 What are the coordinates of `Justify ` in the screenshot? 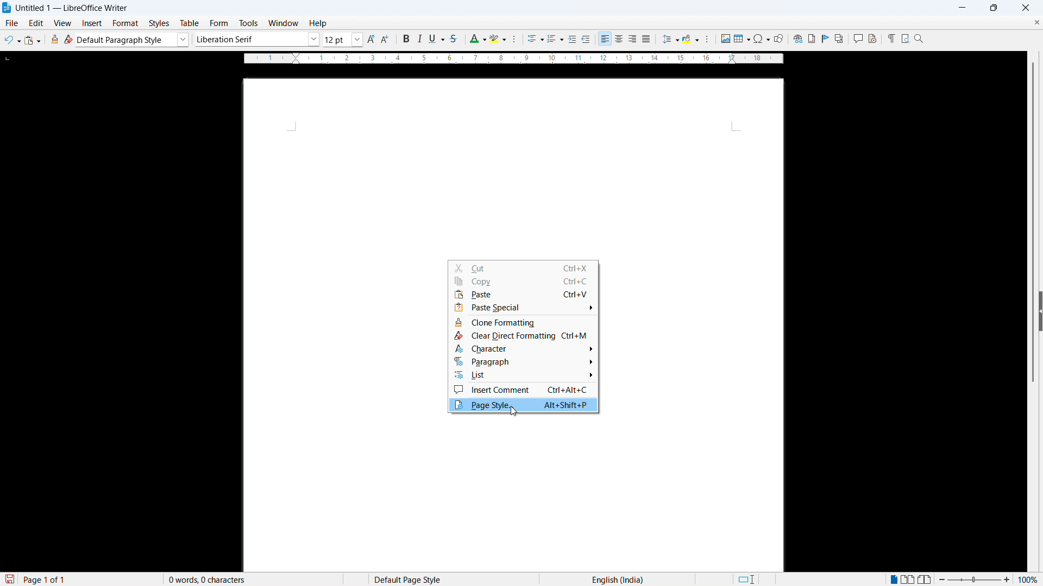 It's located at (646, 39).